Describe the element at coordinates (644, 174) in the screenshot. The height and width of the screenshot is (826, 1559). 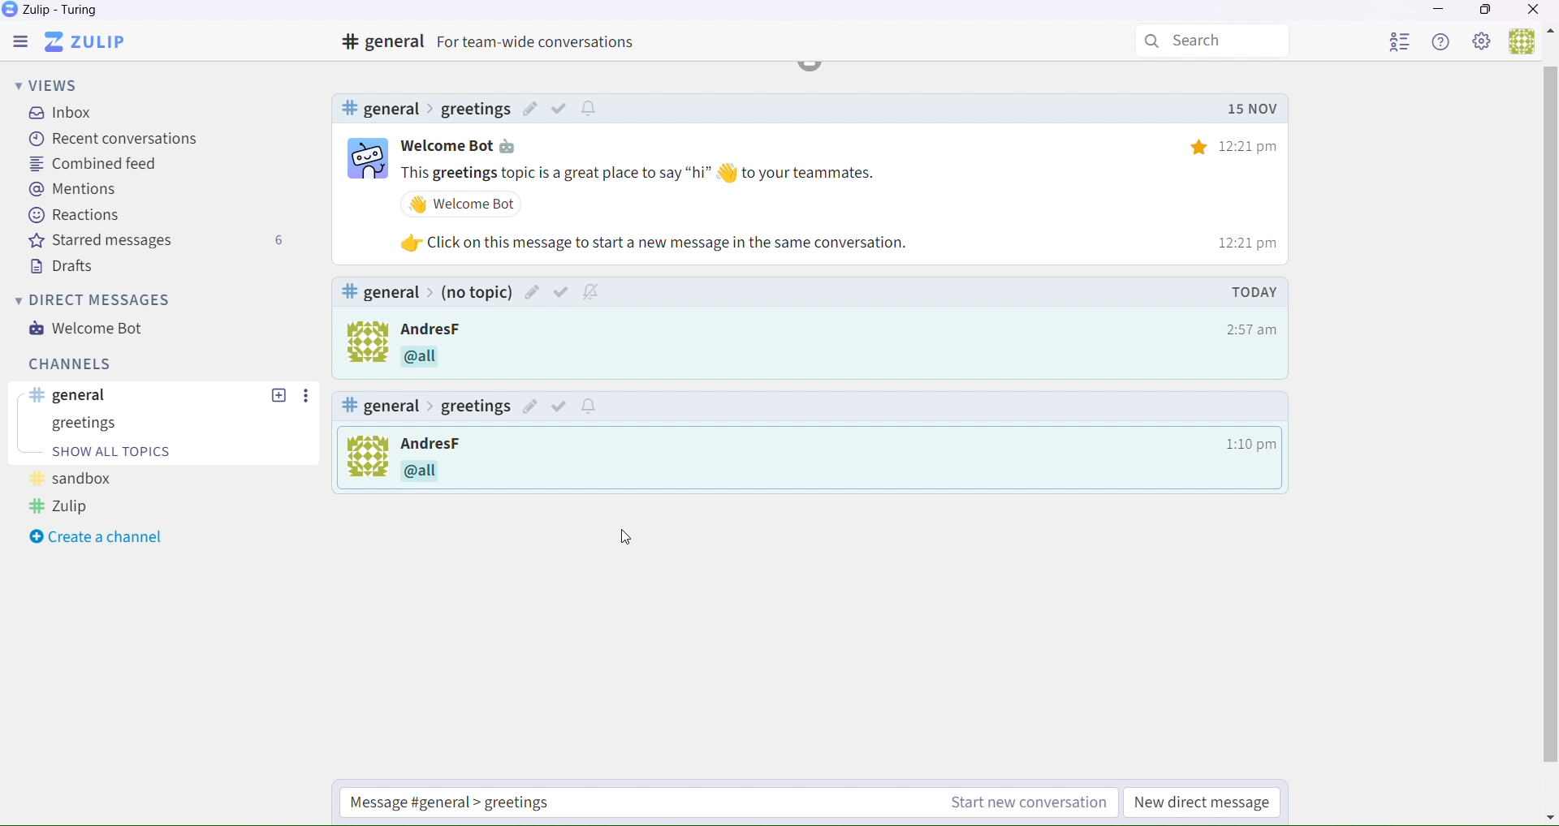
I see `` at that location.